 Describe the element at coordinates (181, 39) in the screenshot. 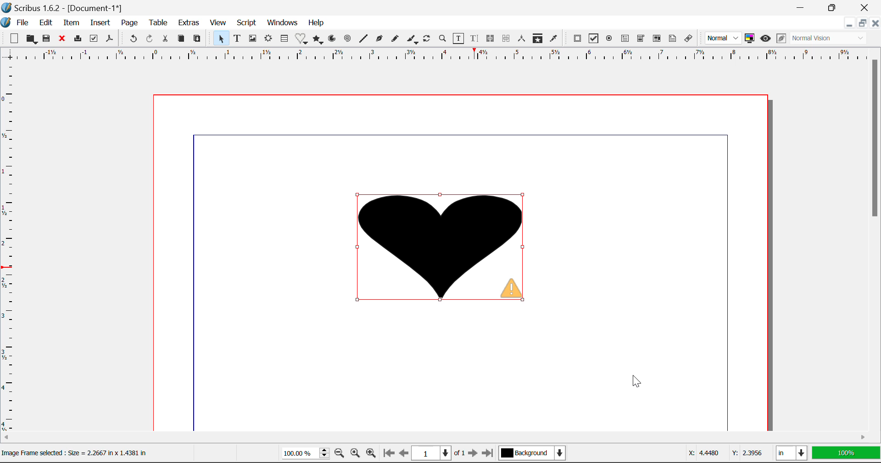

I see `Copy` at that location.